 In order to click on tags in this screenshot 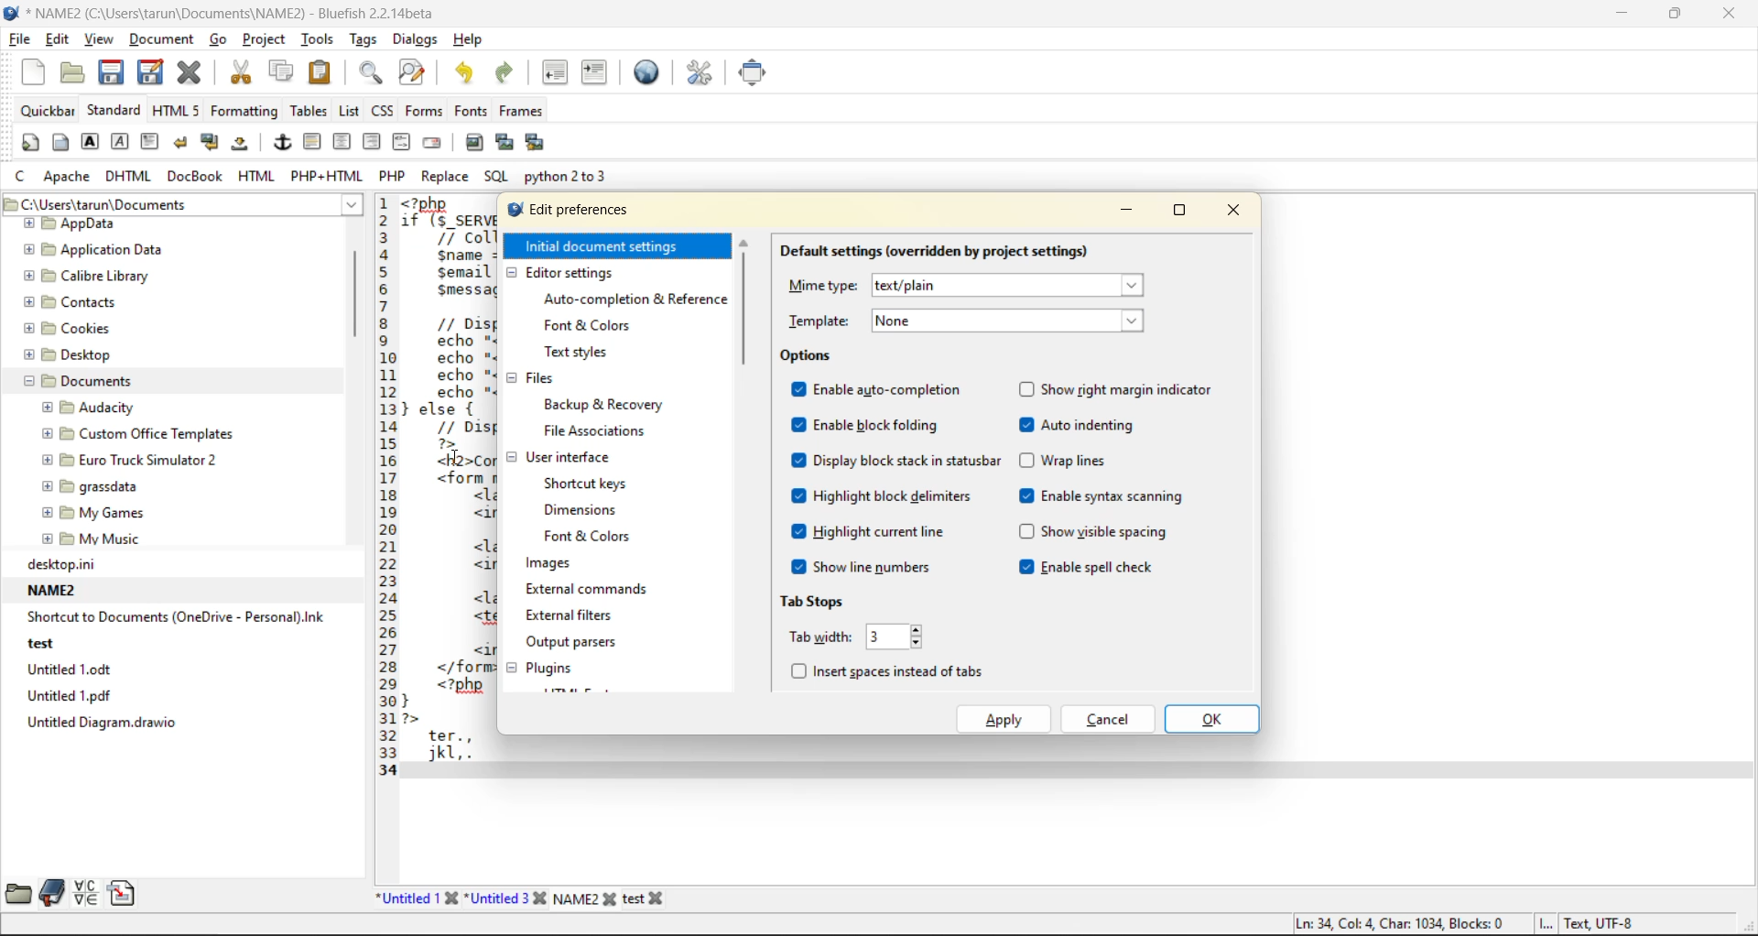, I will do `click(367, 41)`.